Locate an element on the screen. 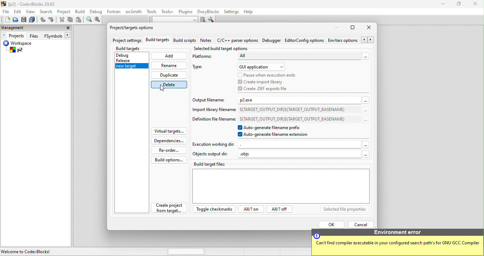 The width and height of the screenshot is (484, 256). create project from target is located at coordinates (170, 209).